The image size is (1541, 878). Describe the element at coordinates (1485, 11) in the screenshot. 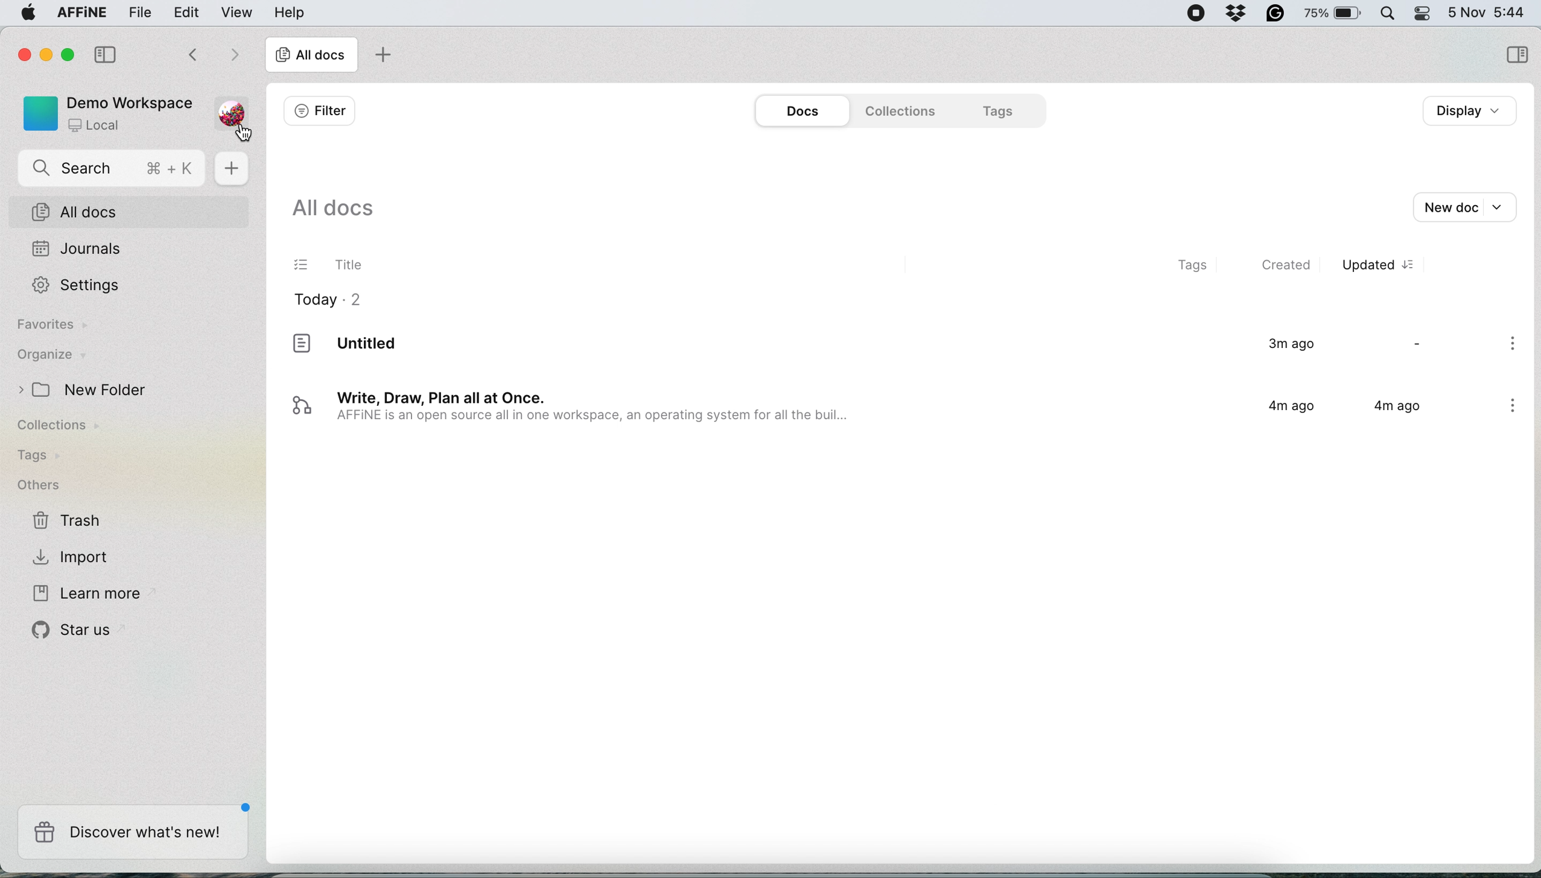

I see `5 Nov 5:44` at that location.